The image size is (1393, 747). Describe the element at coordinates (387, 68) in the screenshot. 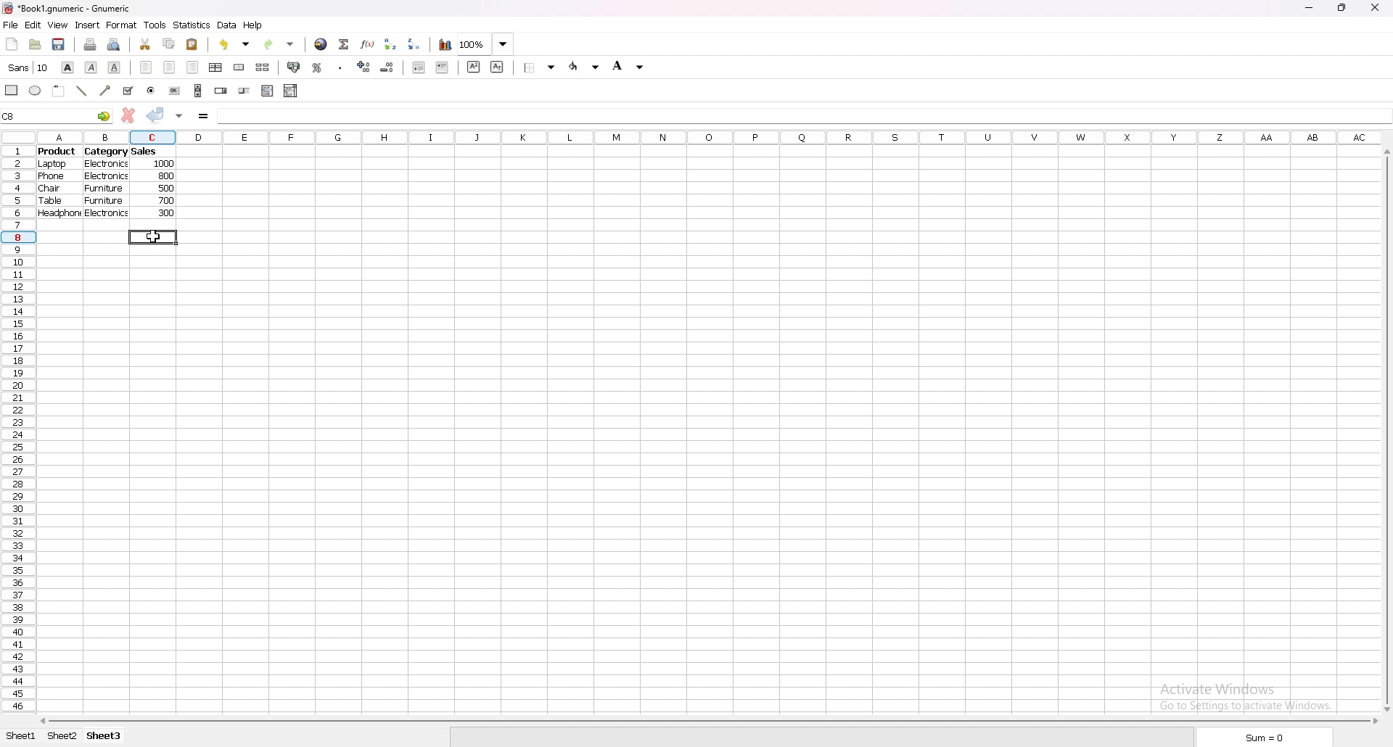

I see `decrease decimal points` at that location.